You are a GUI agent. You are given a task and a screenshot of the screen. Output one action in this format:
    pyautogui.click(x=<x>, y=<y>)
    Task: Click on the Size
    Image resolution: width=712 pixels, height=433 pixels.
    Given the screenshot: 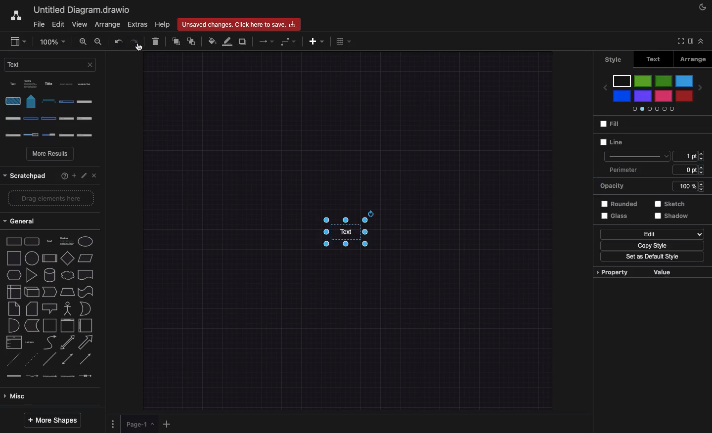 What is the action you would take?
    pyautogui.click(x=688, y=156)
    